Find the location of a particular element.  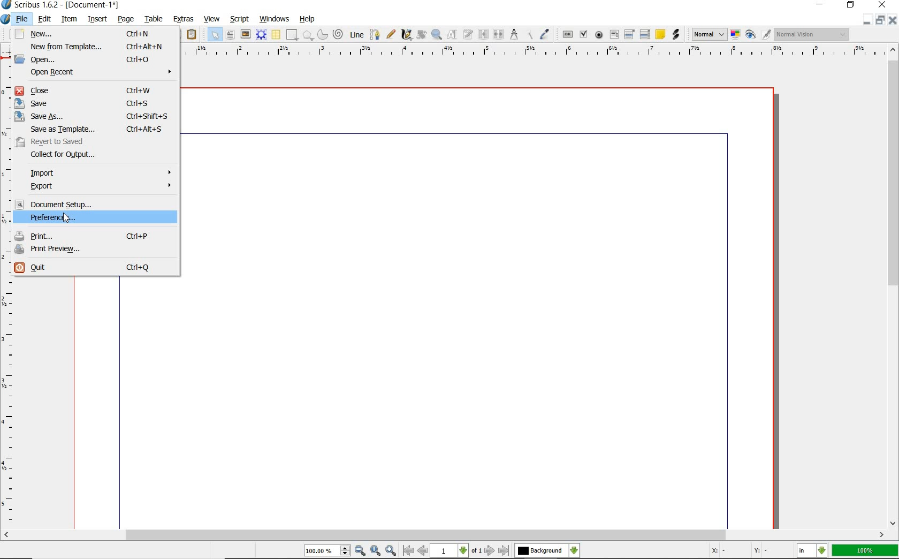

pdf combo box is located at coordinates (631, 34).